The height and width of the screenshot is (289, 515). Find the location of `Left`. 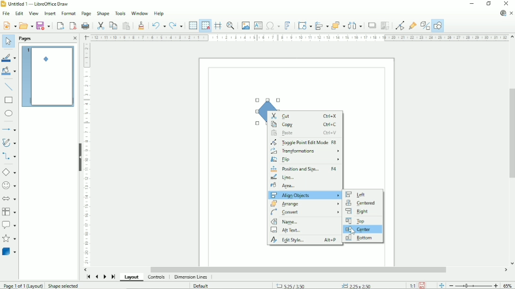

Left is located at coordinates (357, 194).